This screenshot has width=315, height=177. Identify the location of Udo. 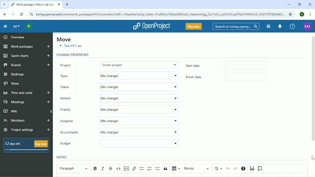
(228, 168).